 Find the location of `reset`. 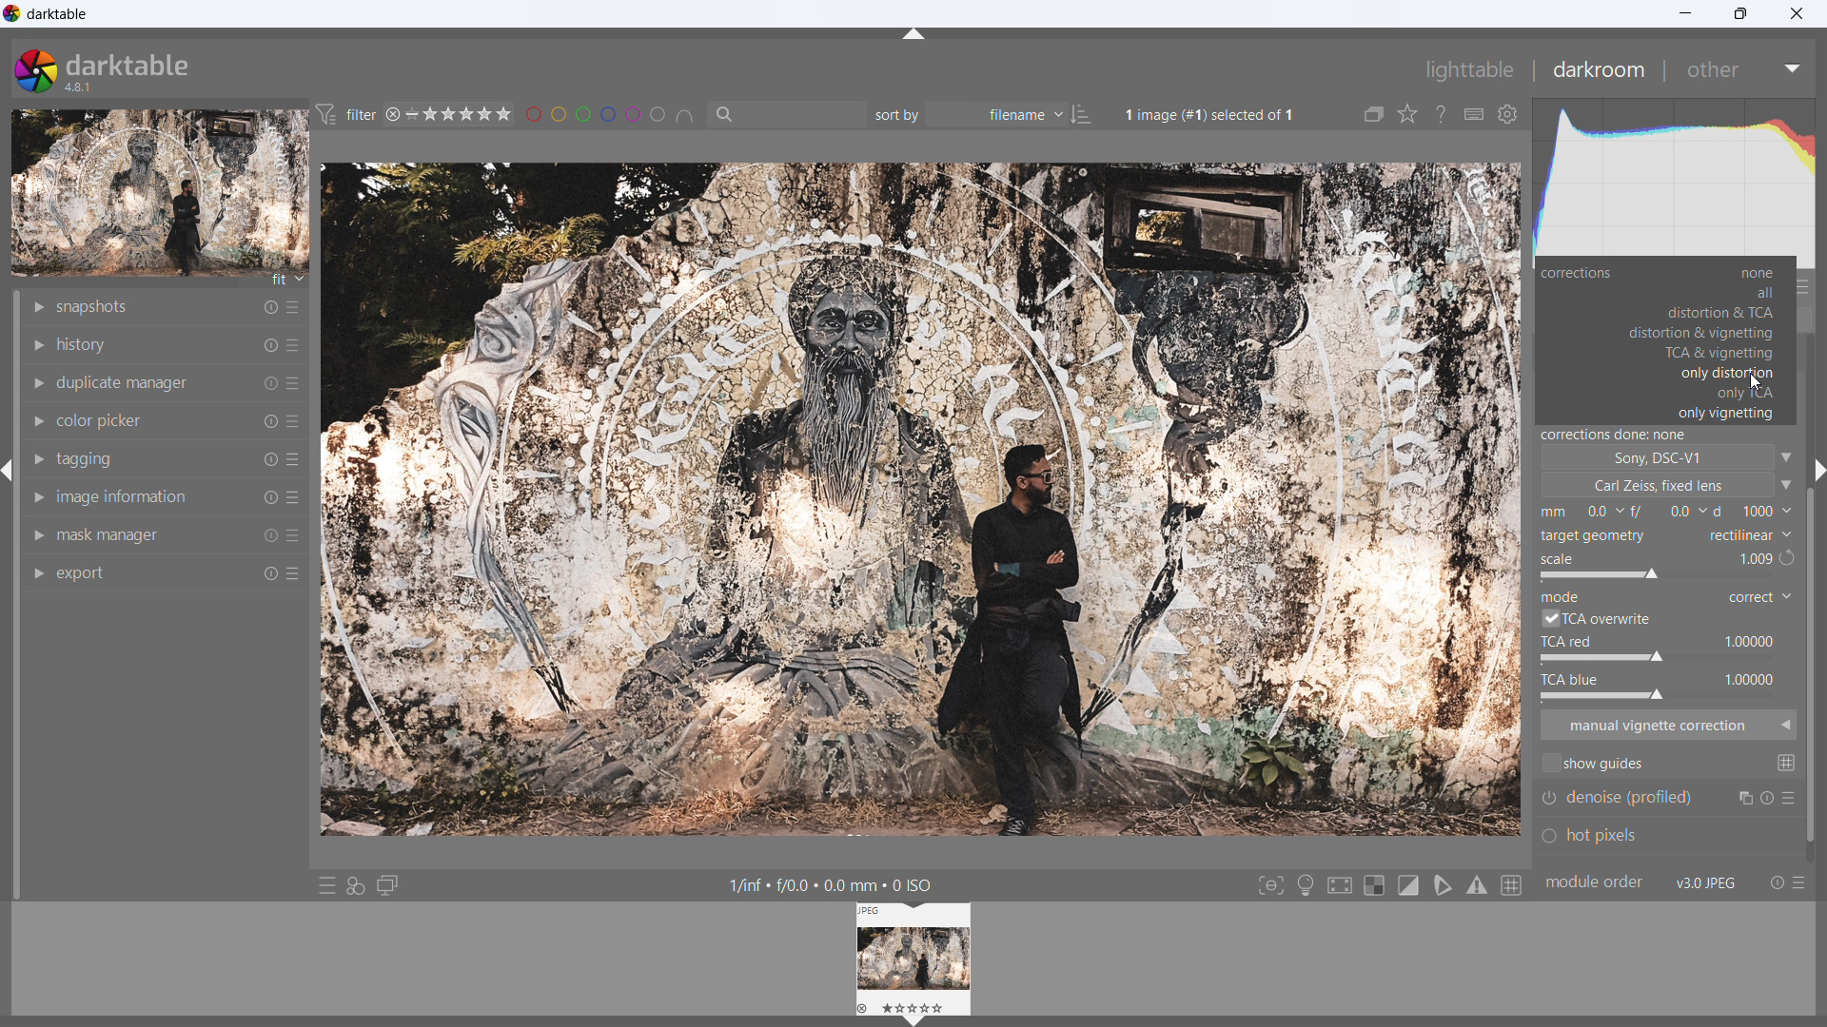

reset is located at coordinates (1777, 884).